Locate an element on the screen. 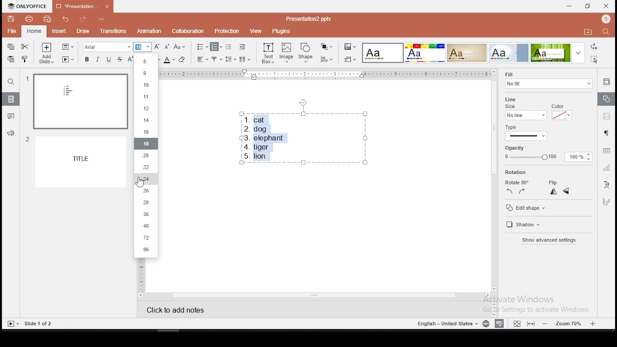 Image resolution: width=617 pixels, height=347 pixels. columns is located at coordinates (244, 59).